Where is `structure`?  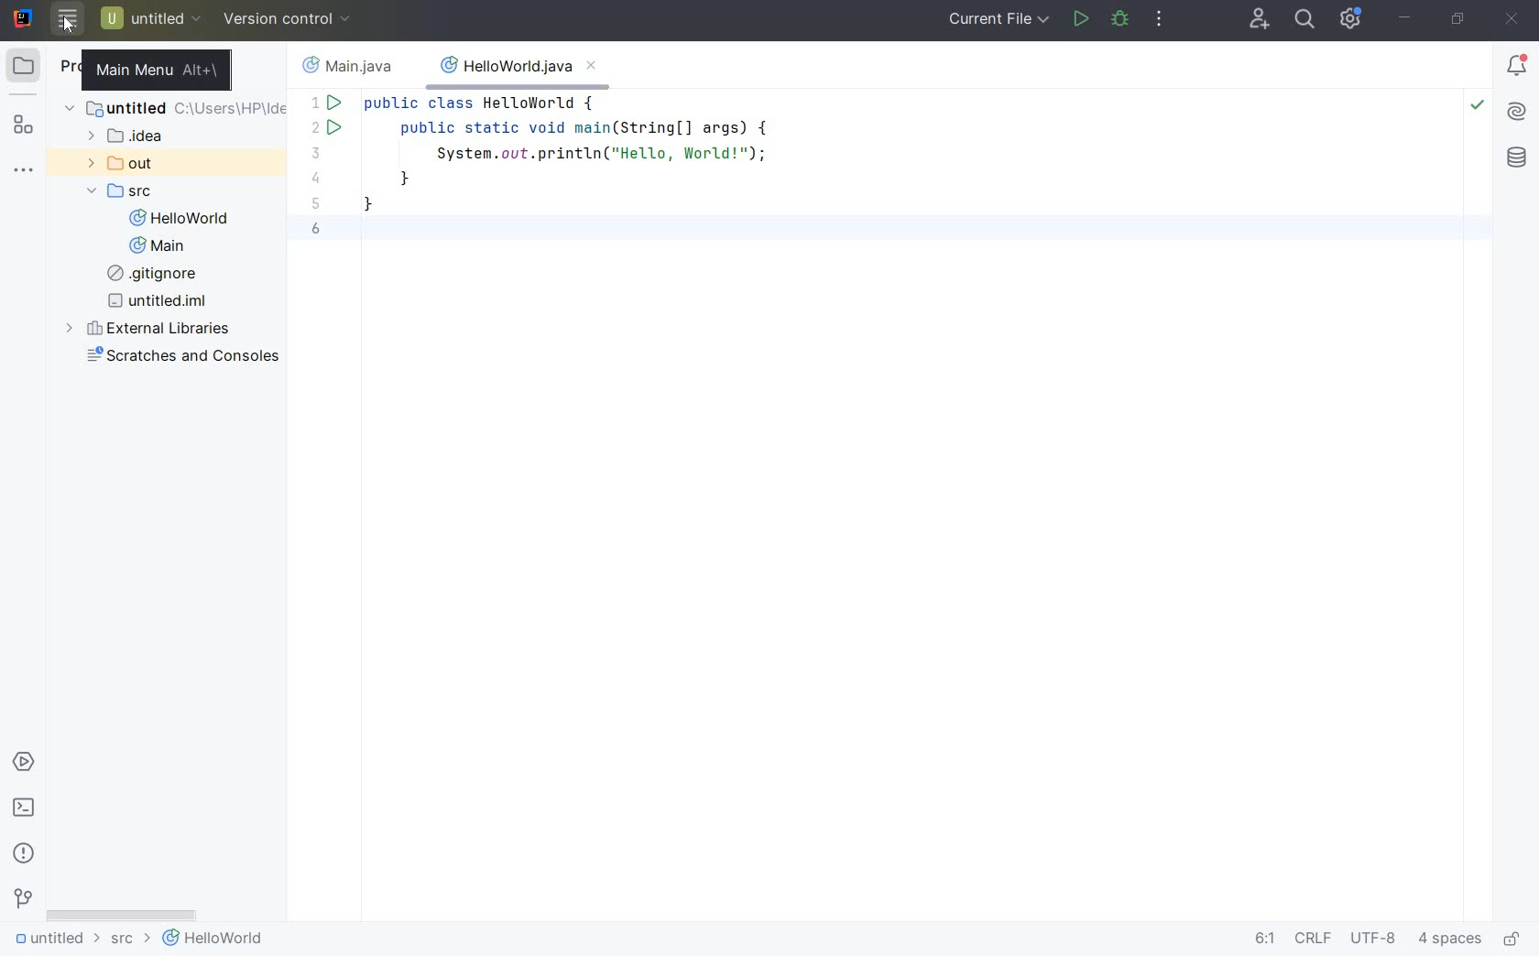
structure is located at coordinates (26, 125).